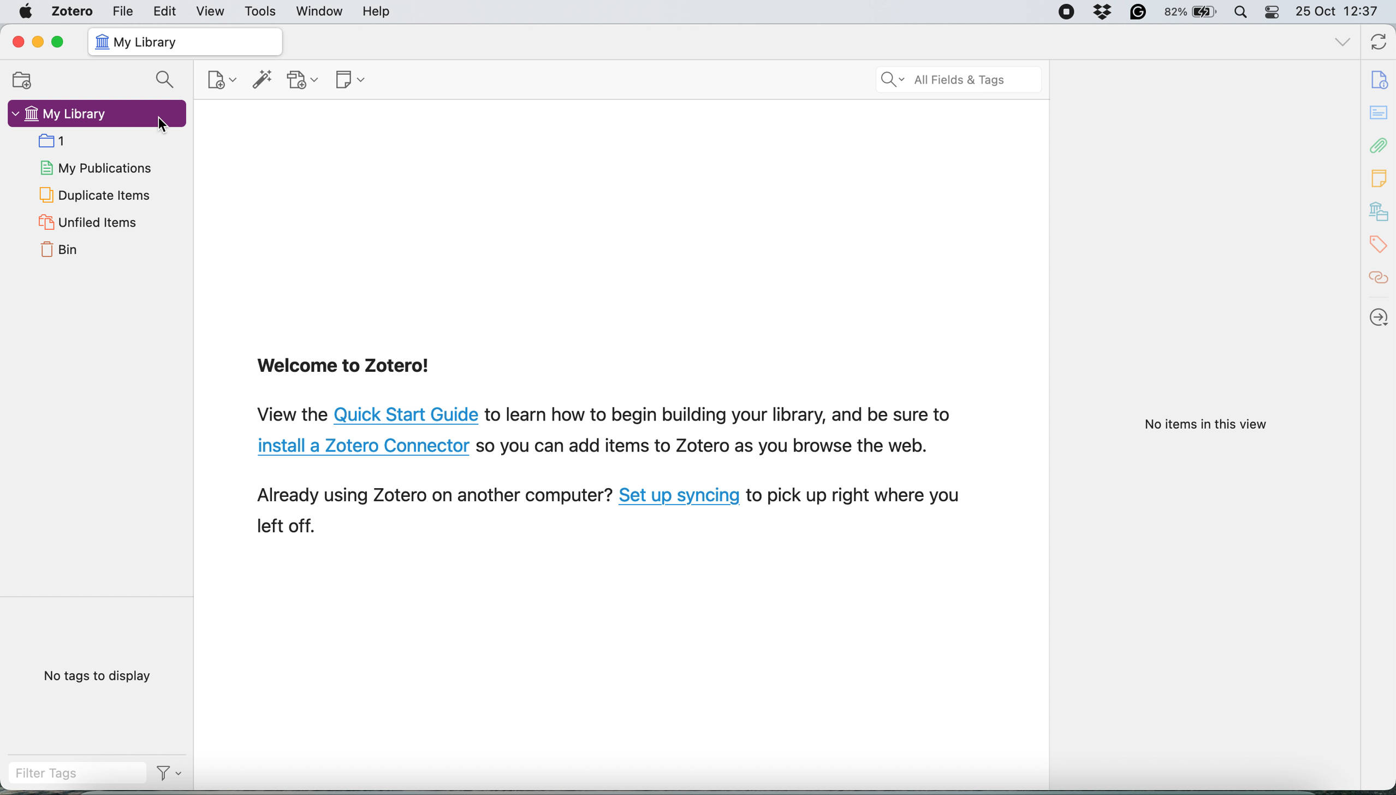  What do you see at coordinates (211, 11) in the screenshot?
I see `view` at bounding box center [211, 11].